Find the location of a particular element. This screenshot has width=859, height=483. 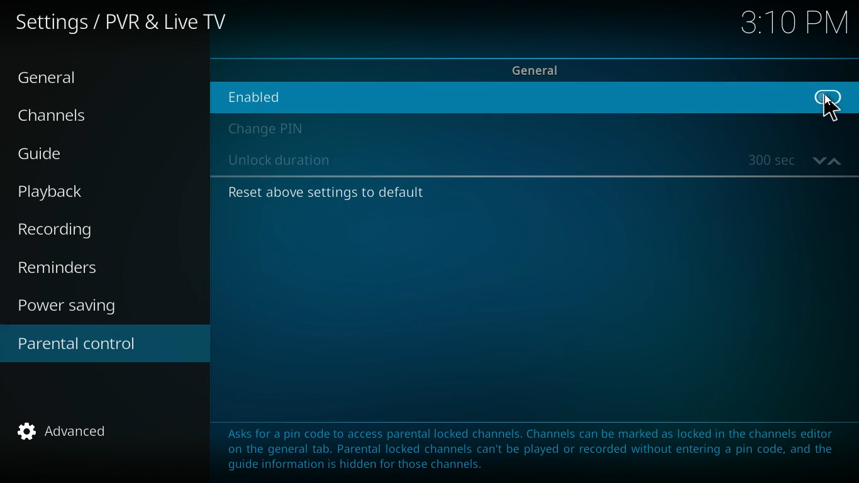

general is located at coordinates (546, 69).